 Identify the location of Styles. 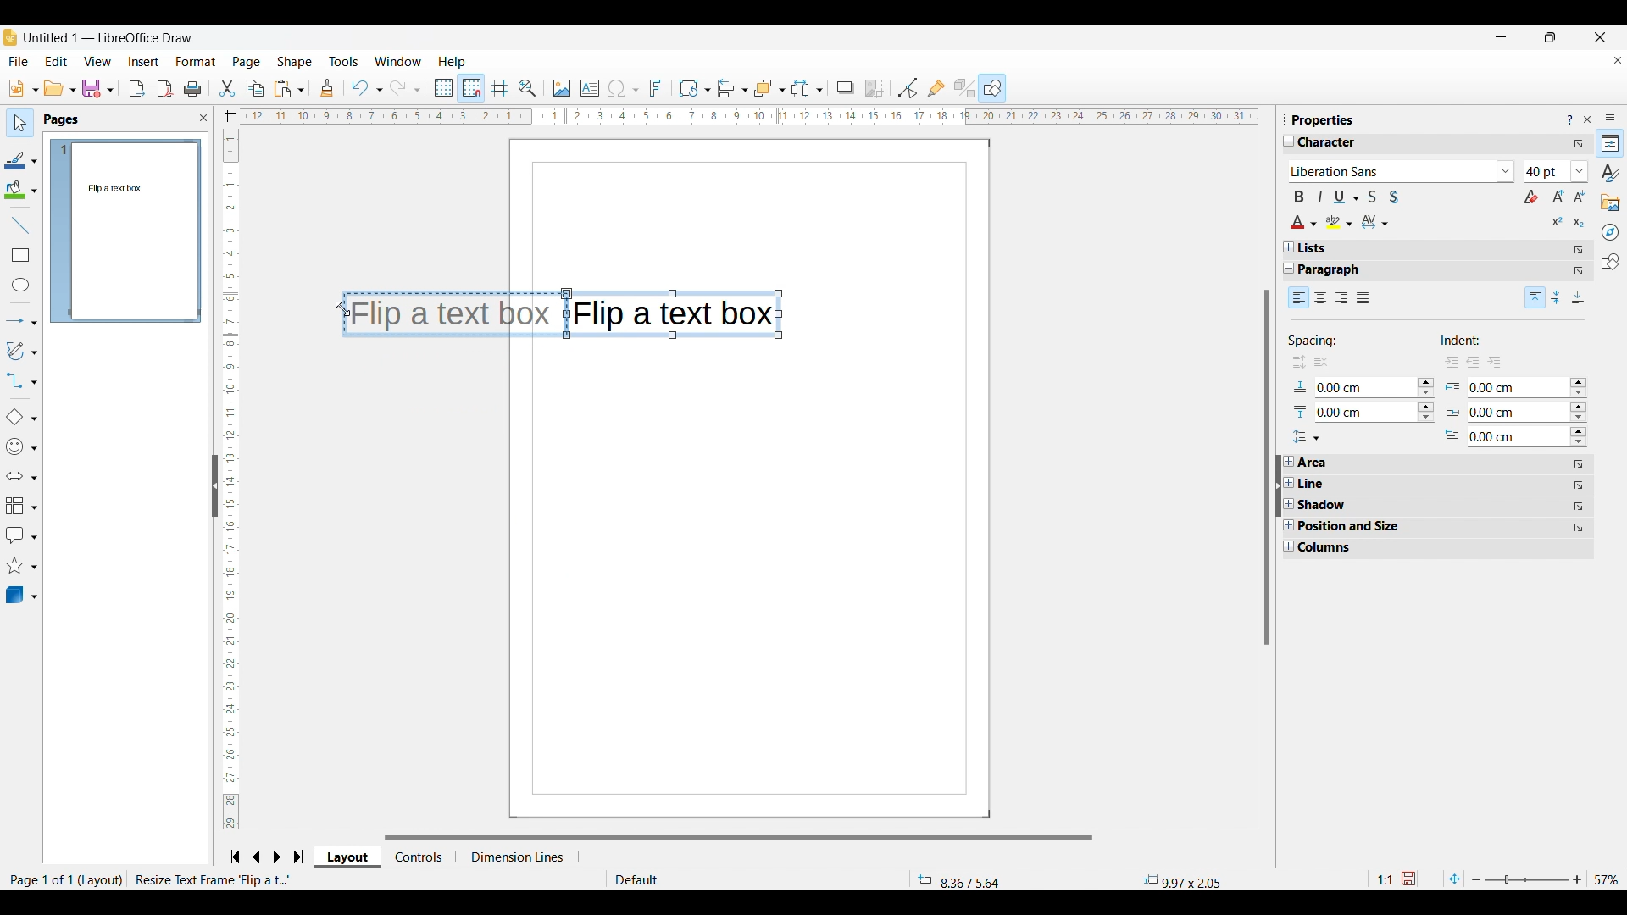
(1610, 173).